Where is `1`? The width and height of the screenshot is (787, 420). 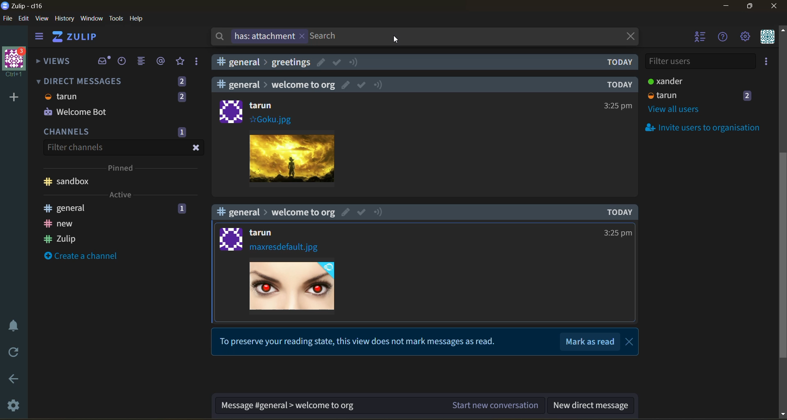 1 is located at coordinates (182, 210).